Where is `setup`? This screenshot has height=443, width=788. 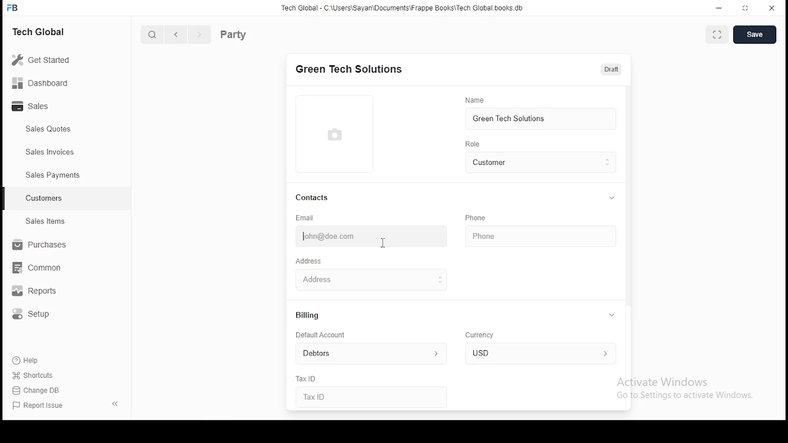 setup is located at coordinates (36, 316).